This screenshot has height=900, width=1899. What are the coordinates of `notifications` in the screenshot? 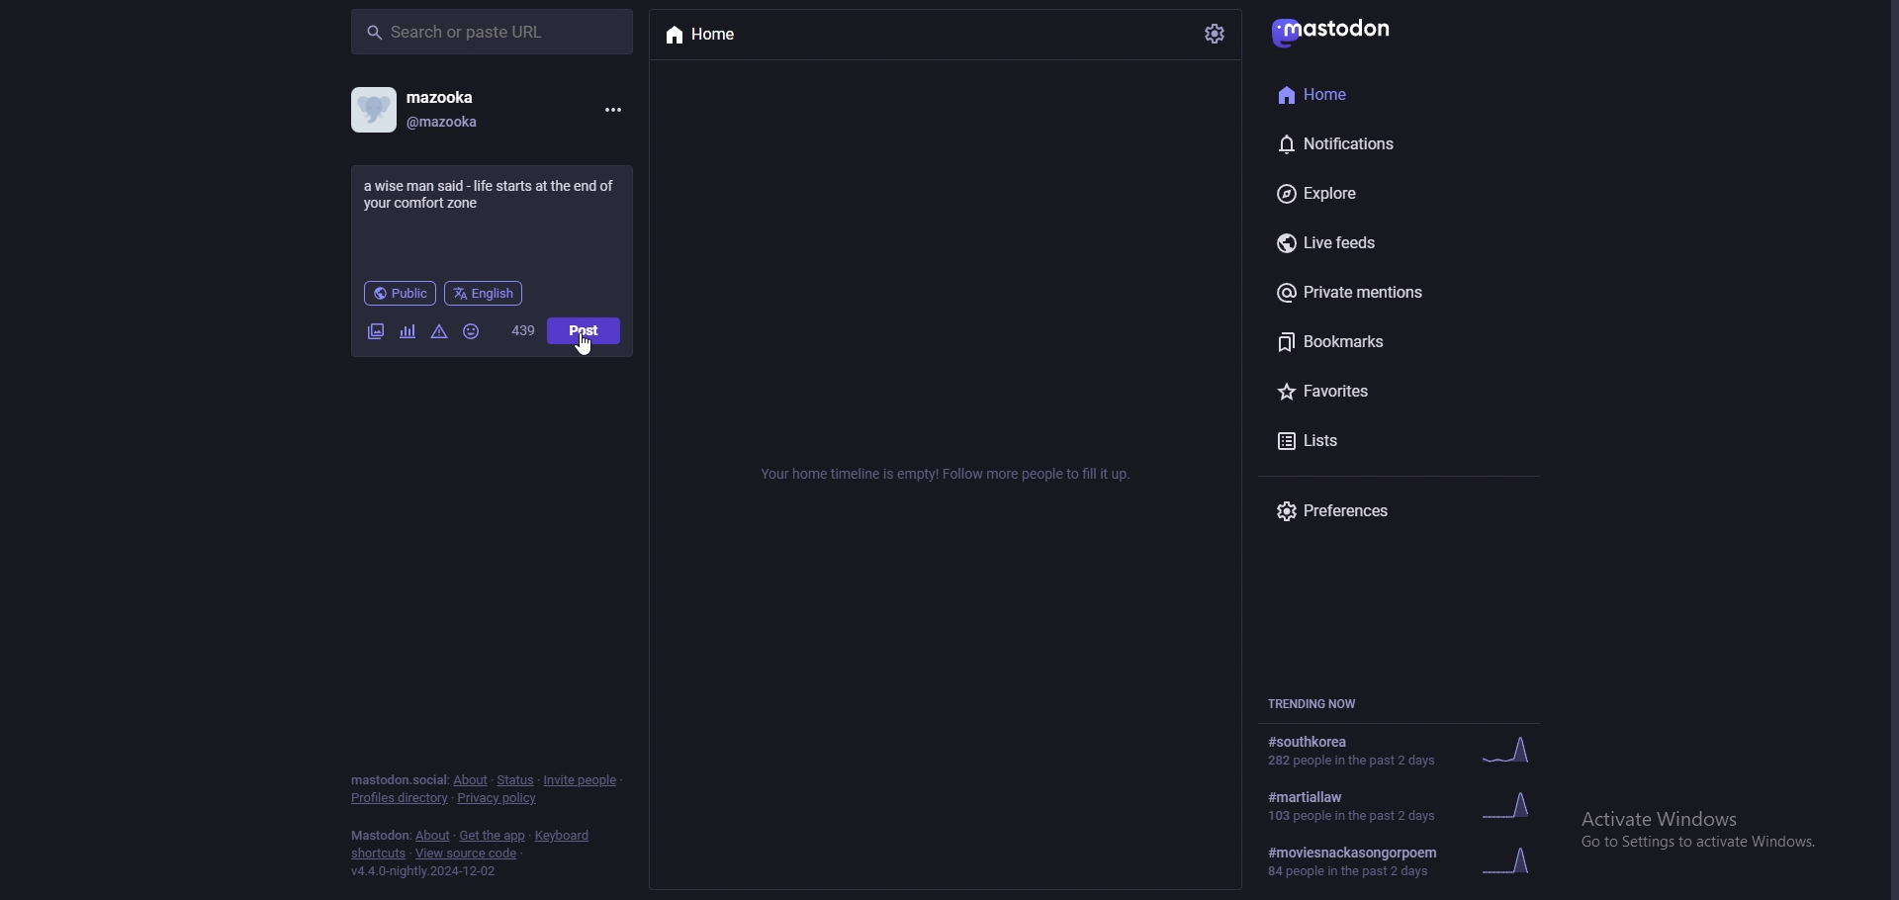 It's located at (1371, 141).